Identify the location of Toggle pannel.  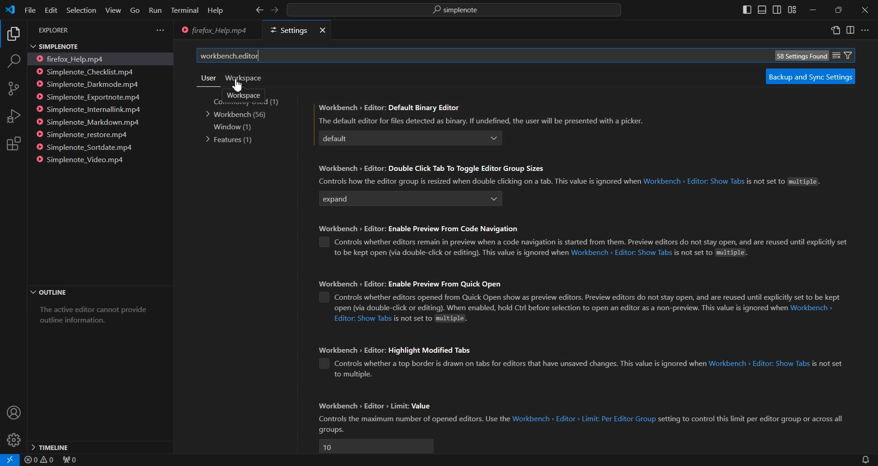
(762, 10).